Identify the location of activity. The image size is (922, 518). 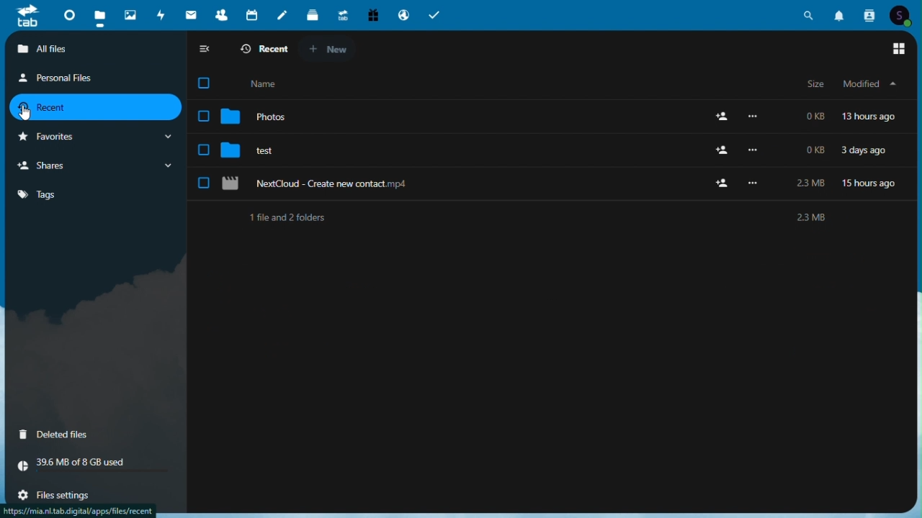
(159, 14).